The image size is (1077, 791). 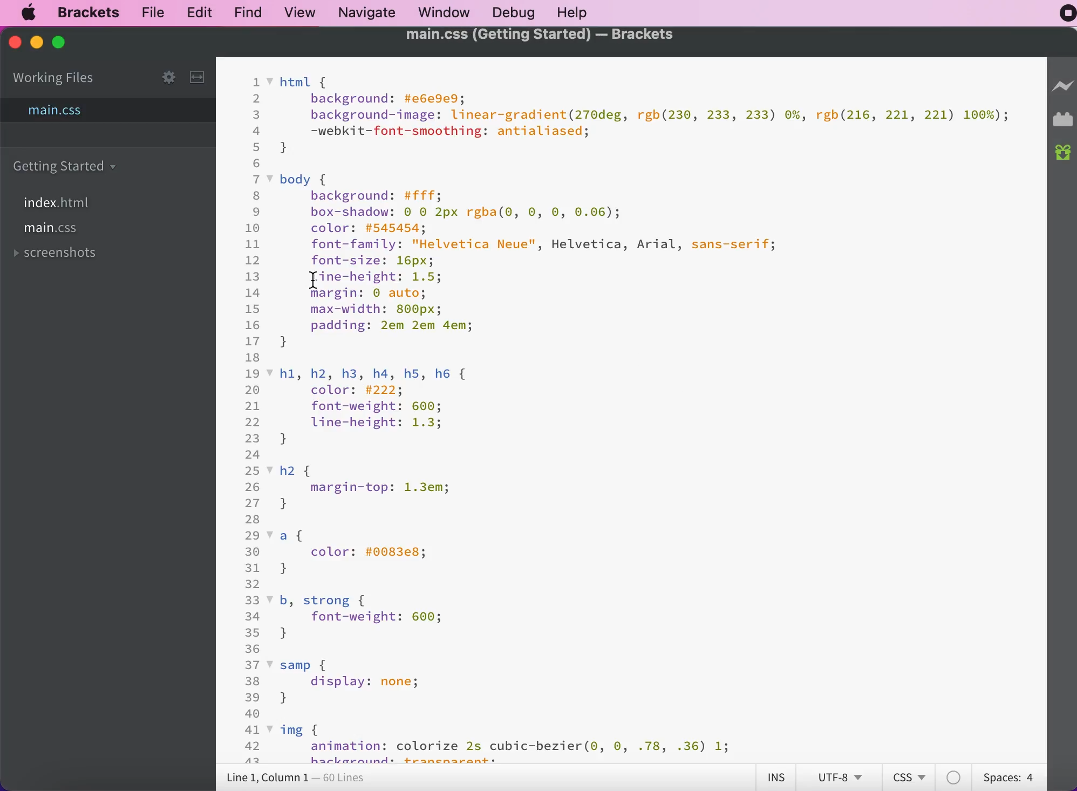 I want to click on minimize, so click(x=37, y=45).